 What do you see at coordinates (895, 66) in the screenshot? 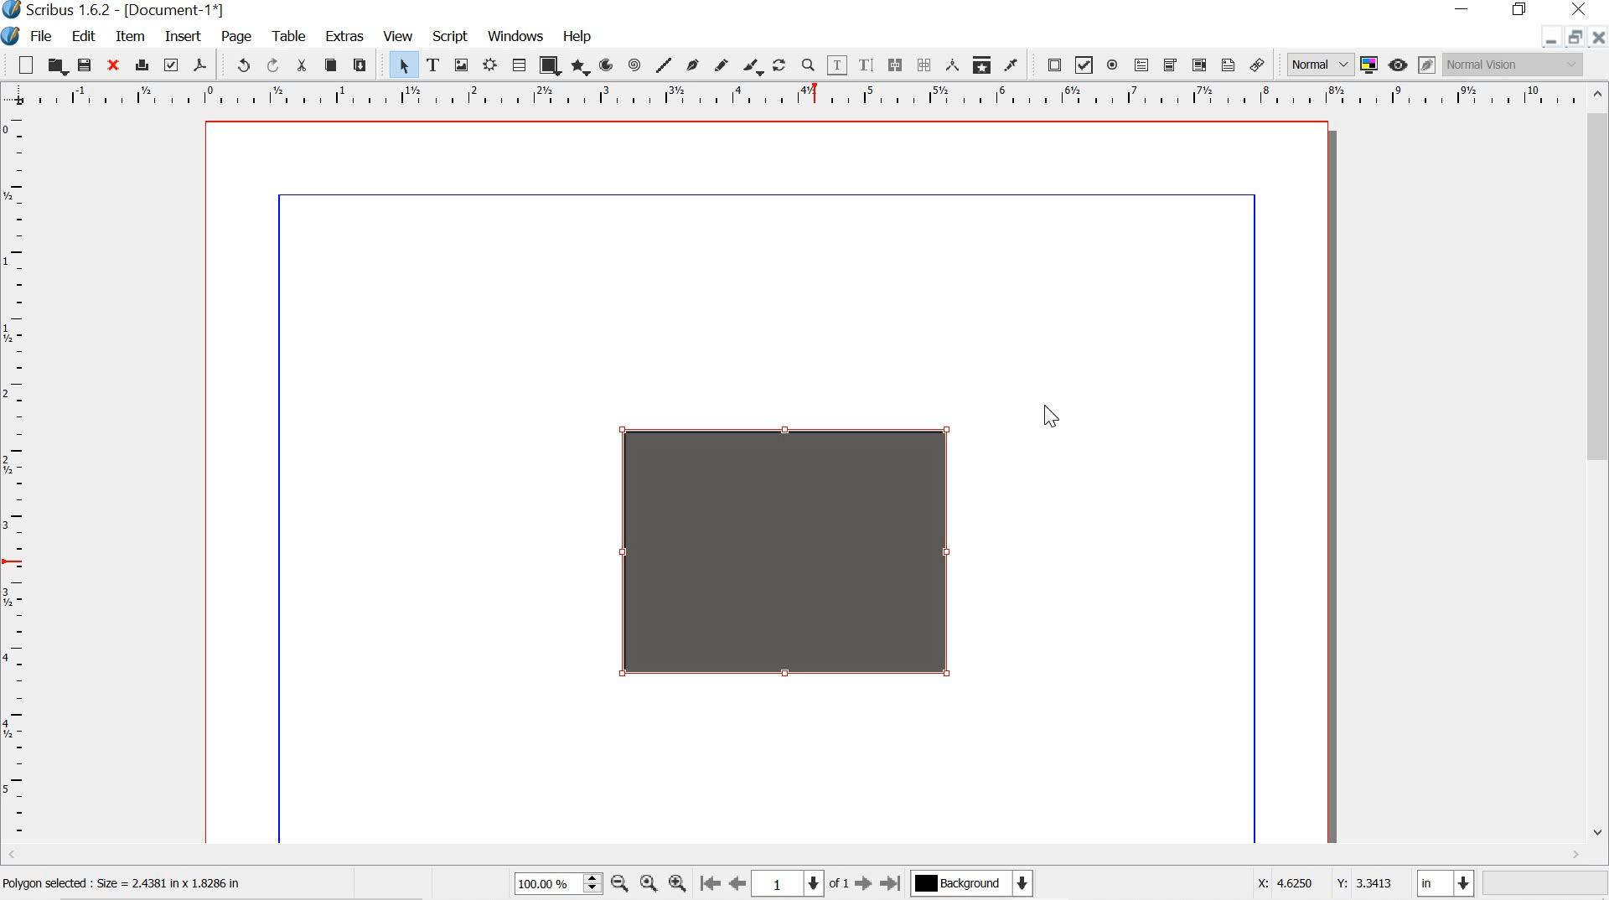
I see `link text frame` at bounding box center [895, 66].